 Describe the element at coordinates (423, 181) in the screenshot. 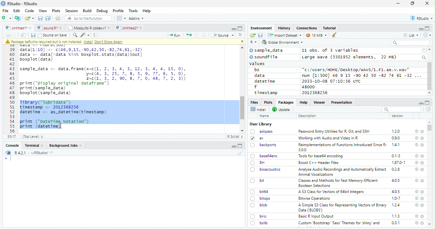

I see `close` at that location.